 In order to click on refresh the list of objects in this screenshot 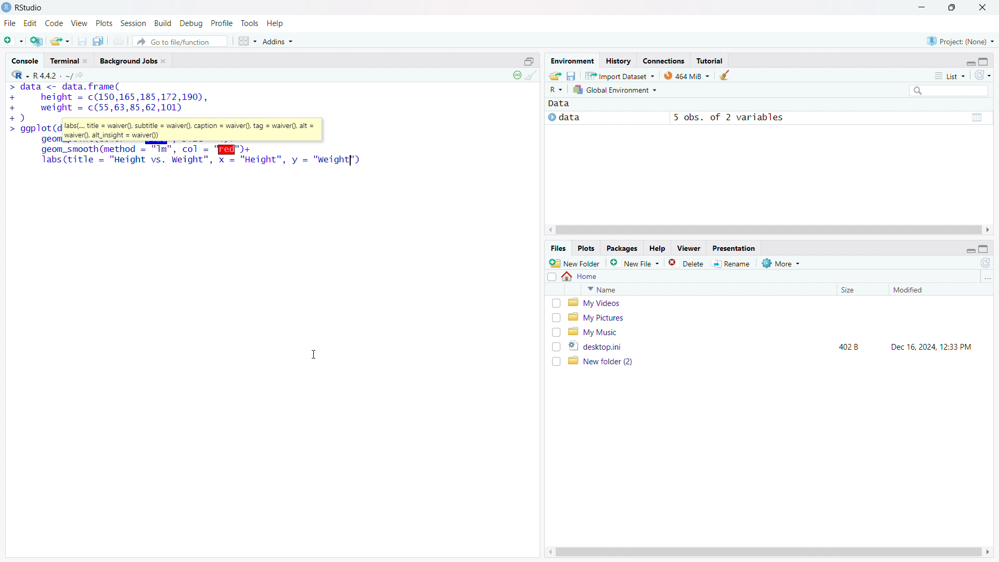, I will do `click(982, 75)`.